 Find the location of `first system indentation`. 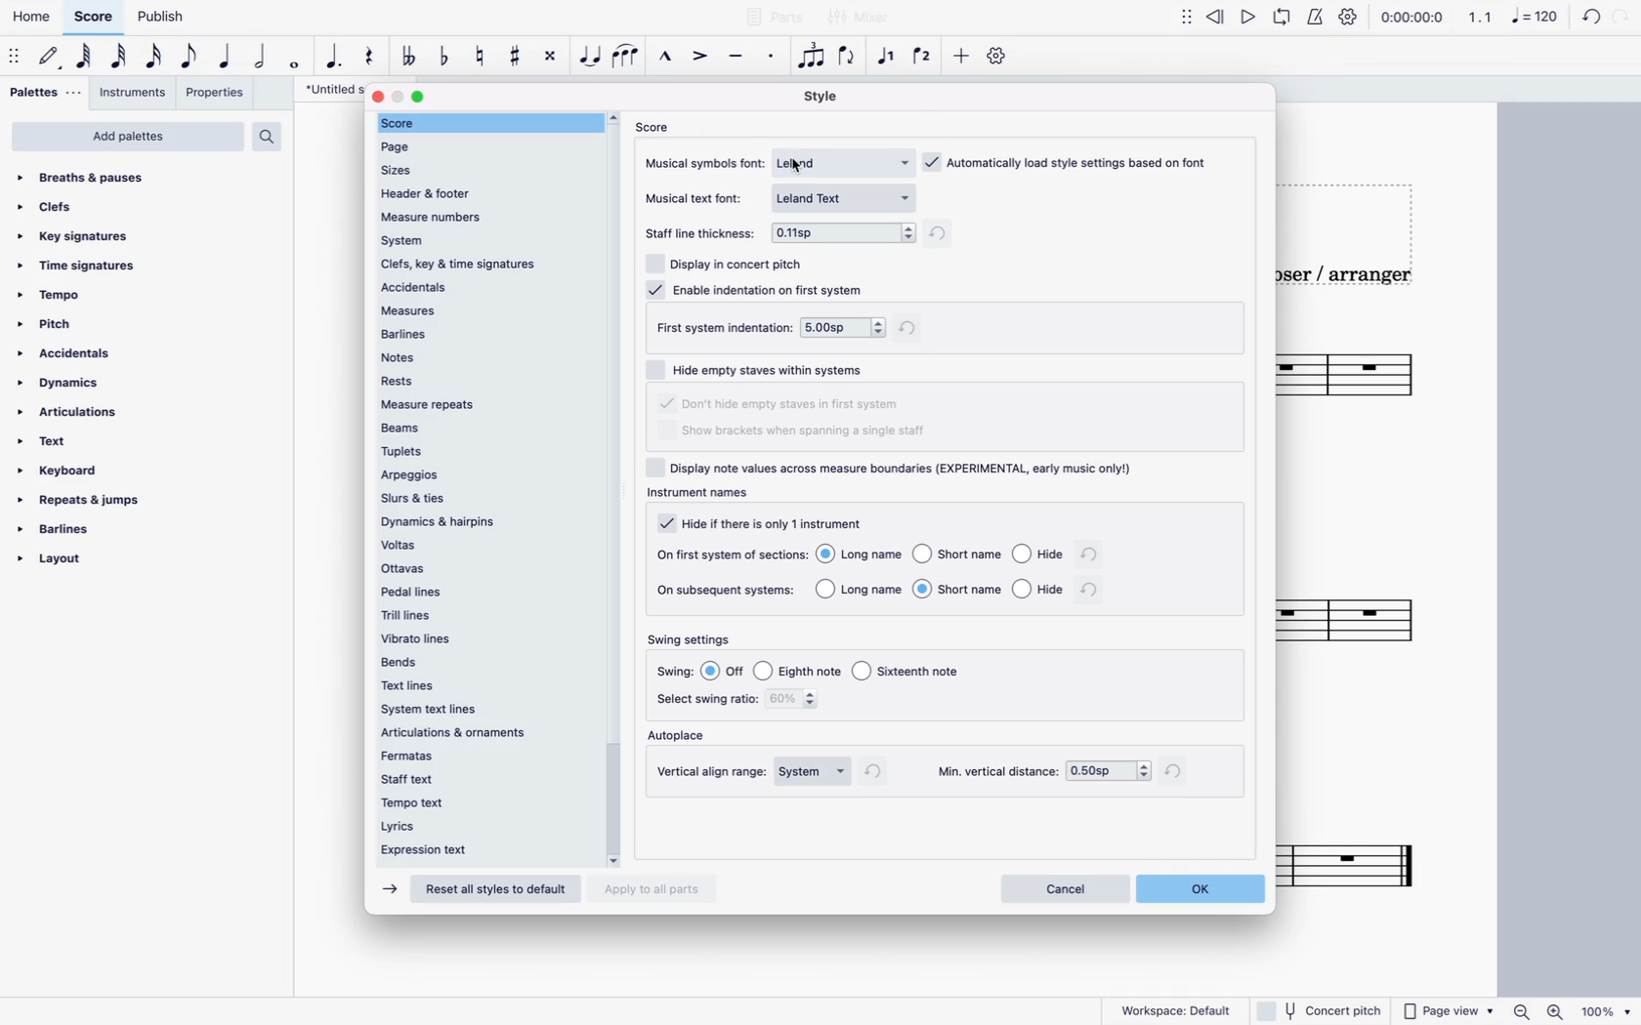

first system indentation is located at coordinates (723, 327).